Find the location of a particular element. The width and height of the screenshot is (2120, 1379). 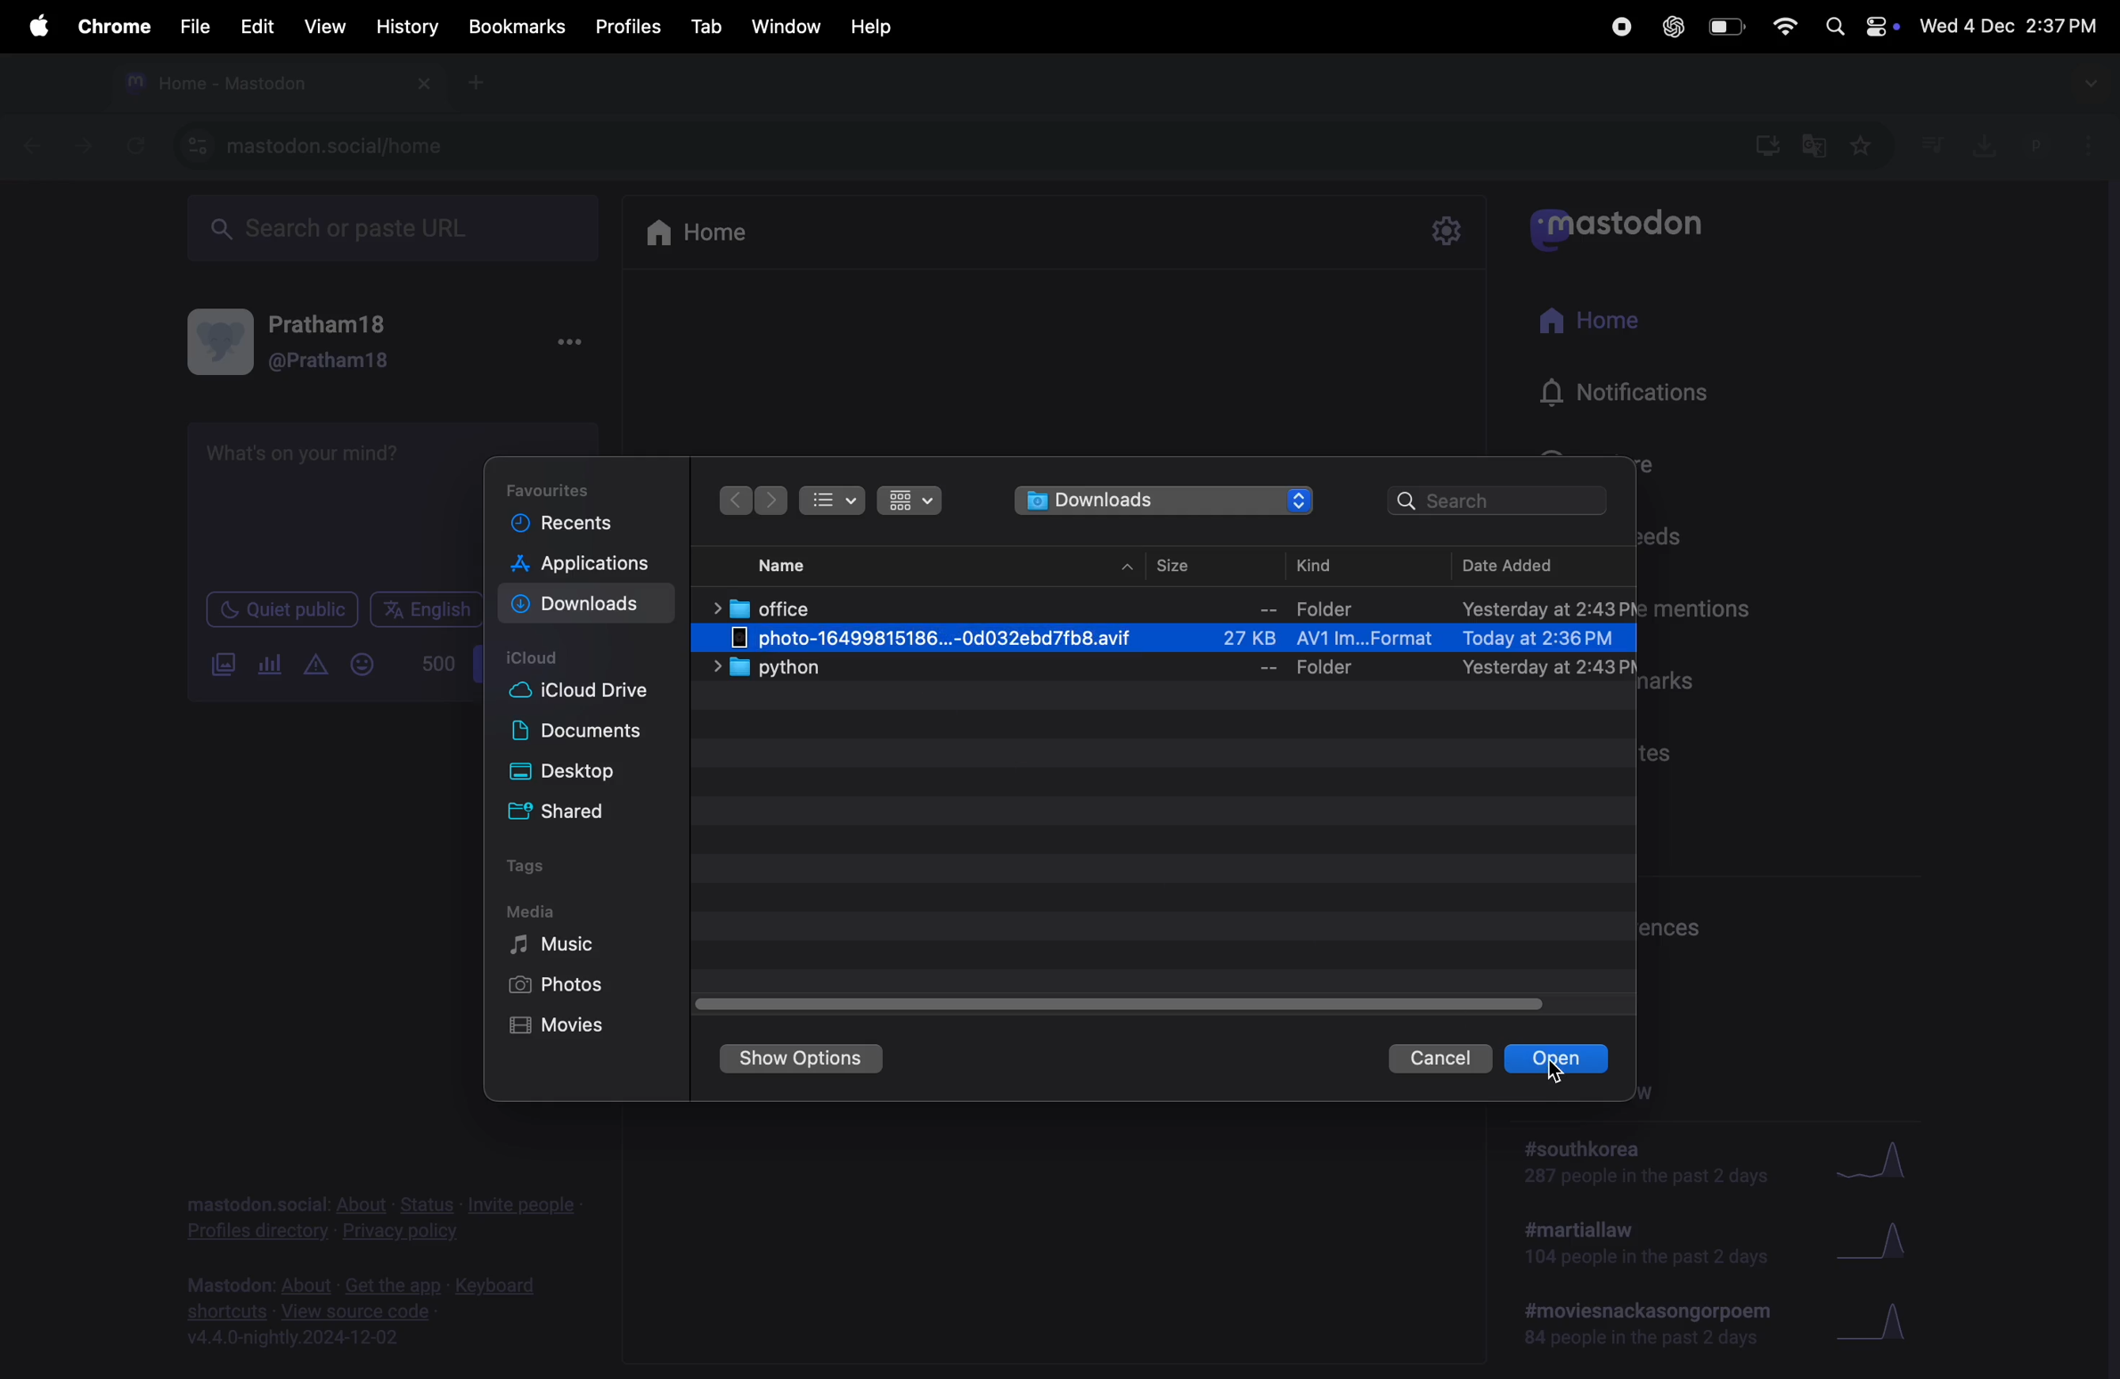

Bookmarks is located at coordinates (518, 29).